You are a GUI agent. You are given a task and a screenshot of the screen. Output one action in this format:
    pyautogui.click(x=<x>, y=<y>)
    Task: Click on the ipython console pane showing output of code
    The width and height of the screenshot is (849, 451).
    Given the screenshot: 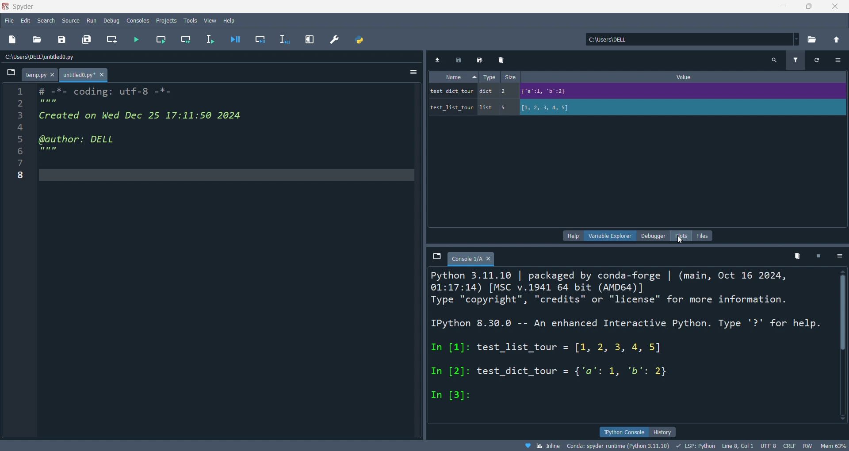 What is the action you would take?
    pyautogui.click(x=631, y=347)
    